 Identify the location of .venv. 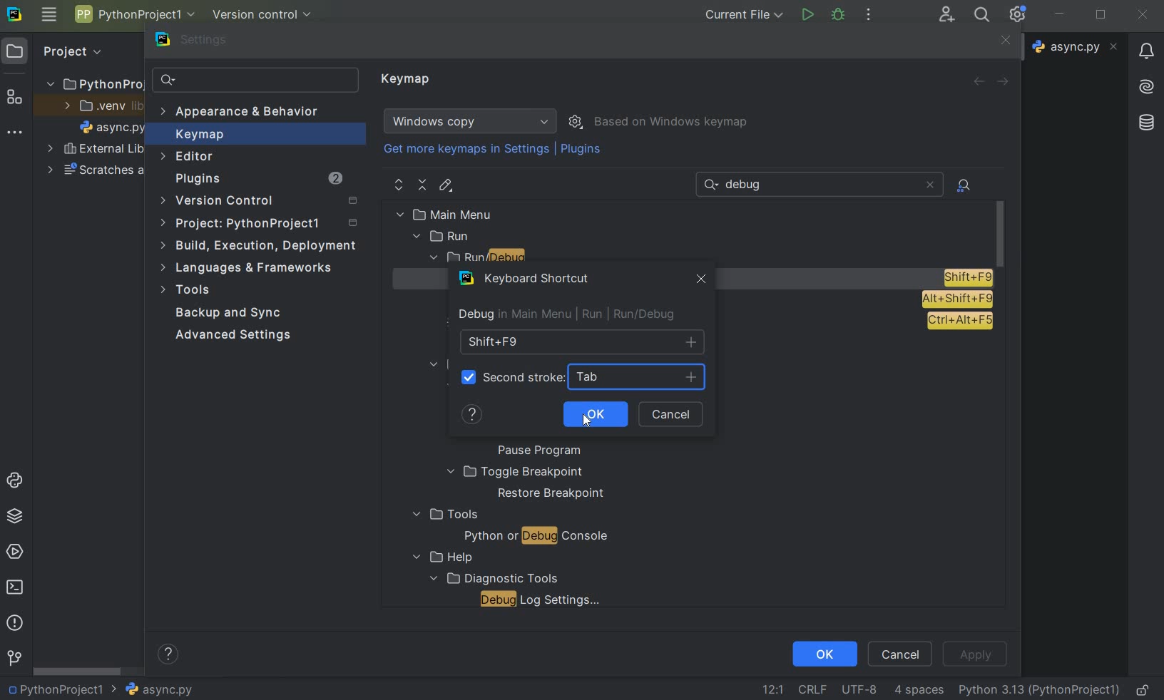
(103, 107).